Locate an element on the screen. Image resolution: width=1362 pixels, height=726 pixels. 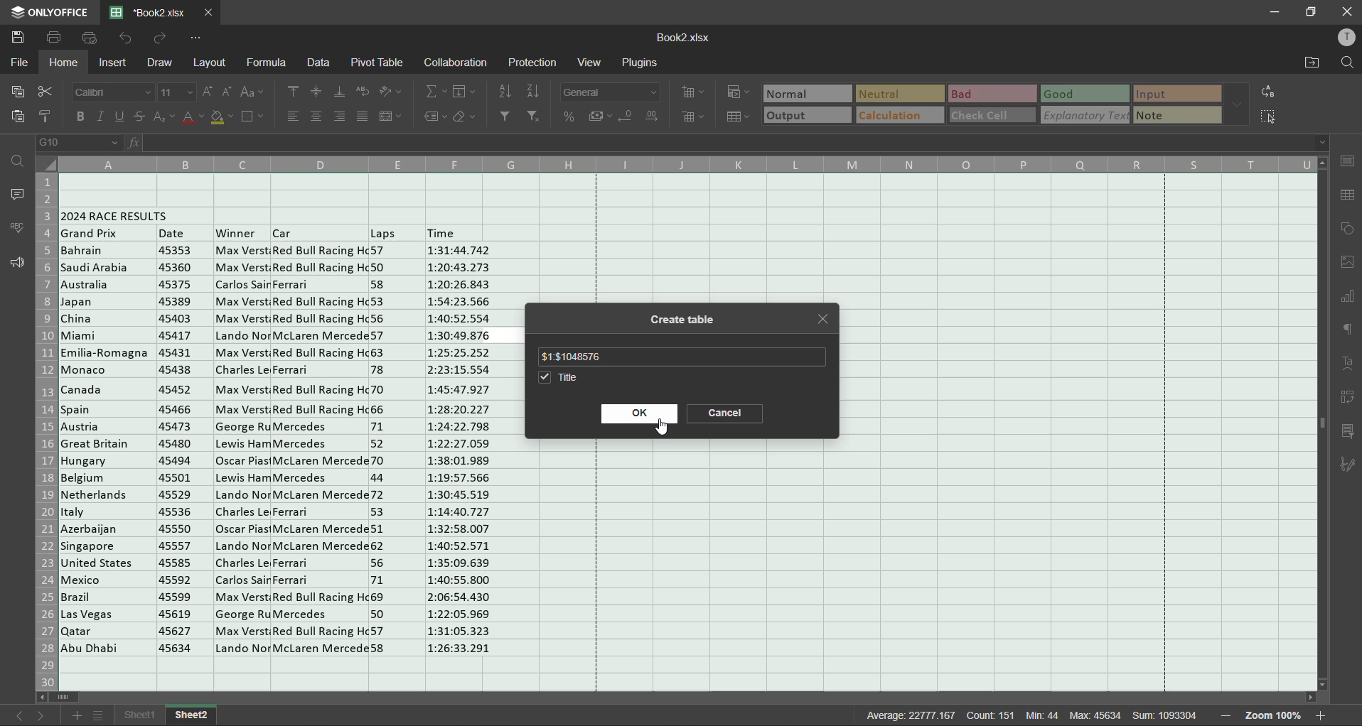
date is located at coordinates (183, 448).